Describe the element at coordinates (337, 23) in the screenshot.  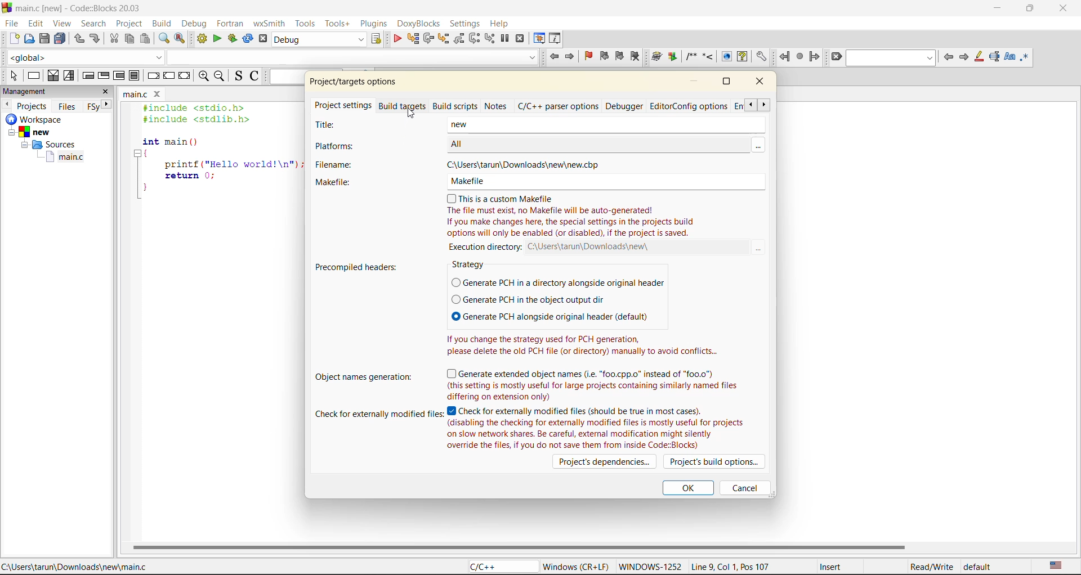
I see `tools+` at that location.